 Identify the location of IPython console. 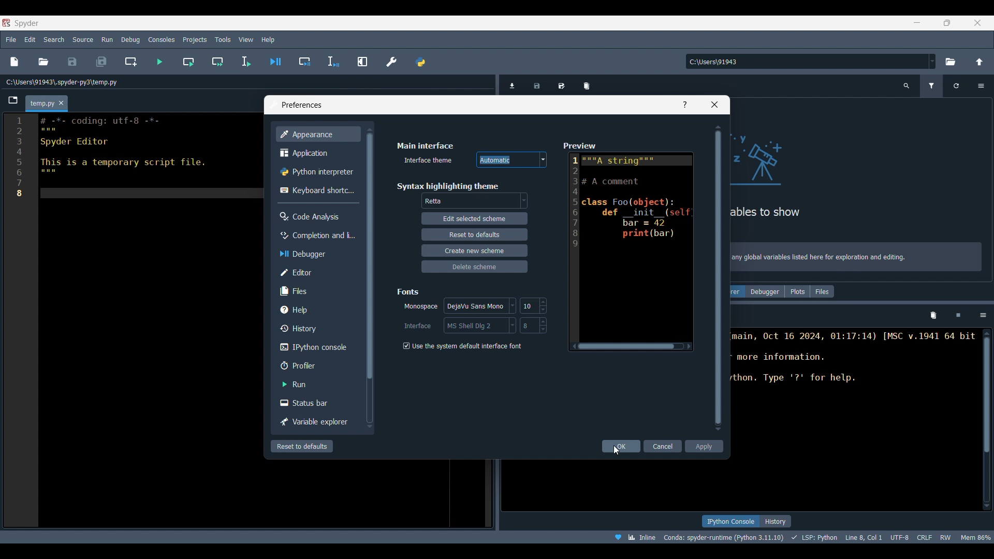
(730, 521).